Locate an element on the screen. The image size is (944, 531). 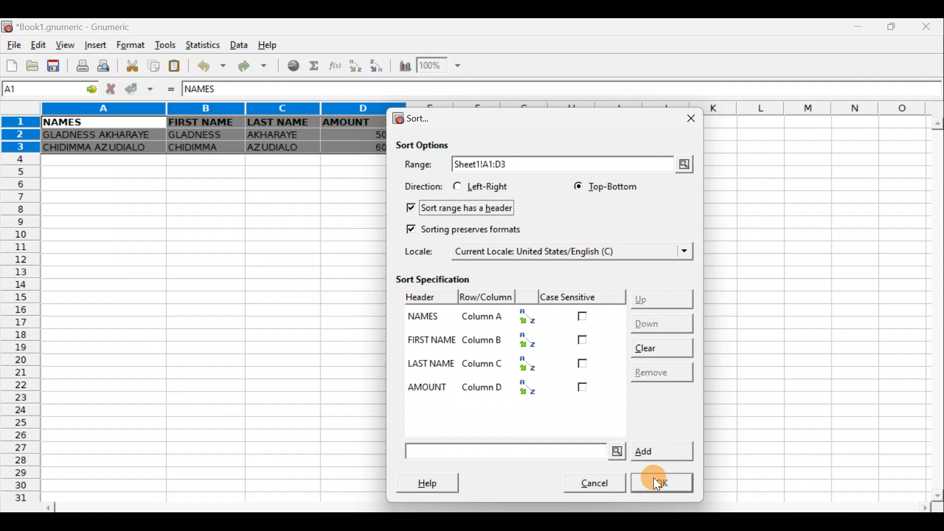
Sort Ascending order is located at coordinates (354, 66).